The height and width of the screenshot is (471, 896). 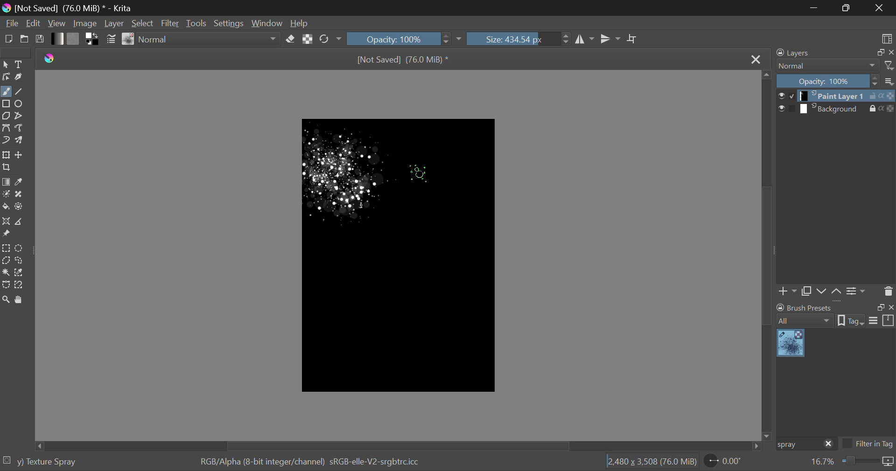 What do you see at coordinates (889, 462) in the screenshot?
I see `icon` at bounding box center [889, 462].